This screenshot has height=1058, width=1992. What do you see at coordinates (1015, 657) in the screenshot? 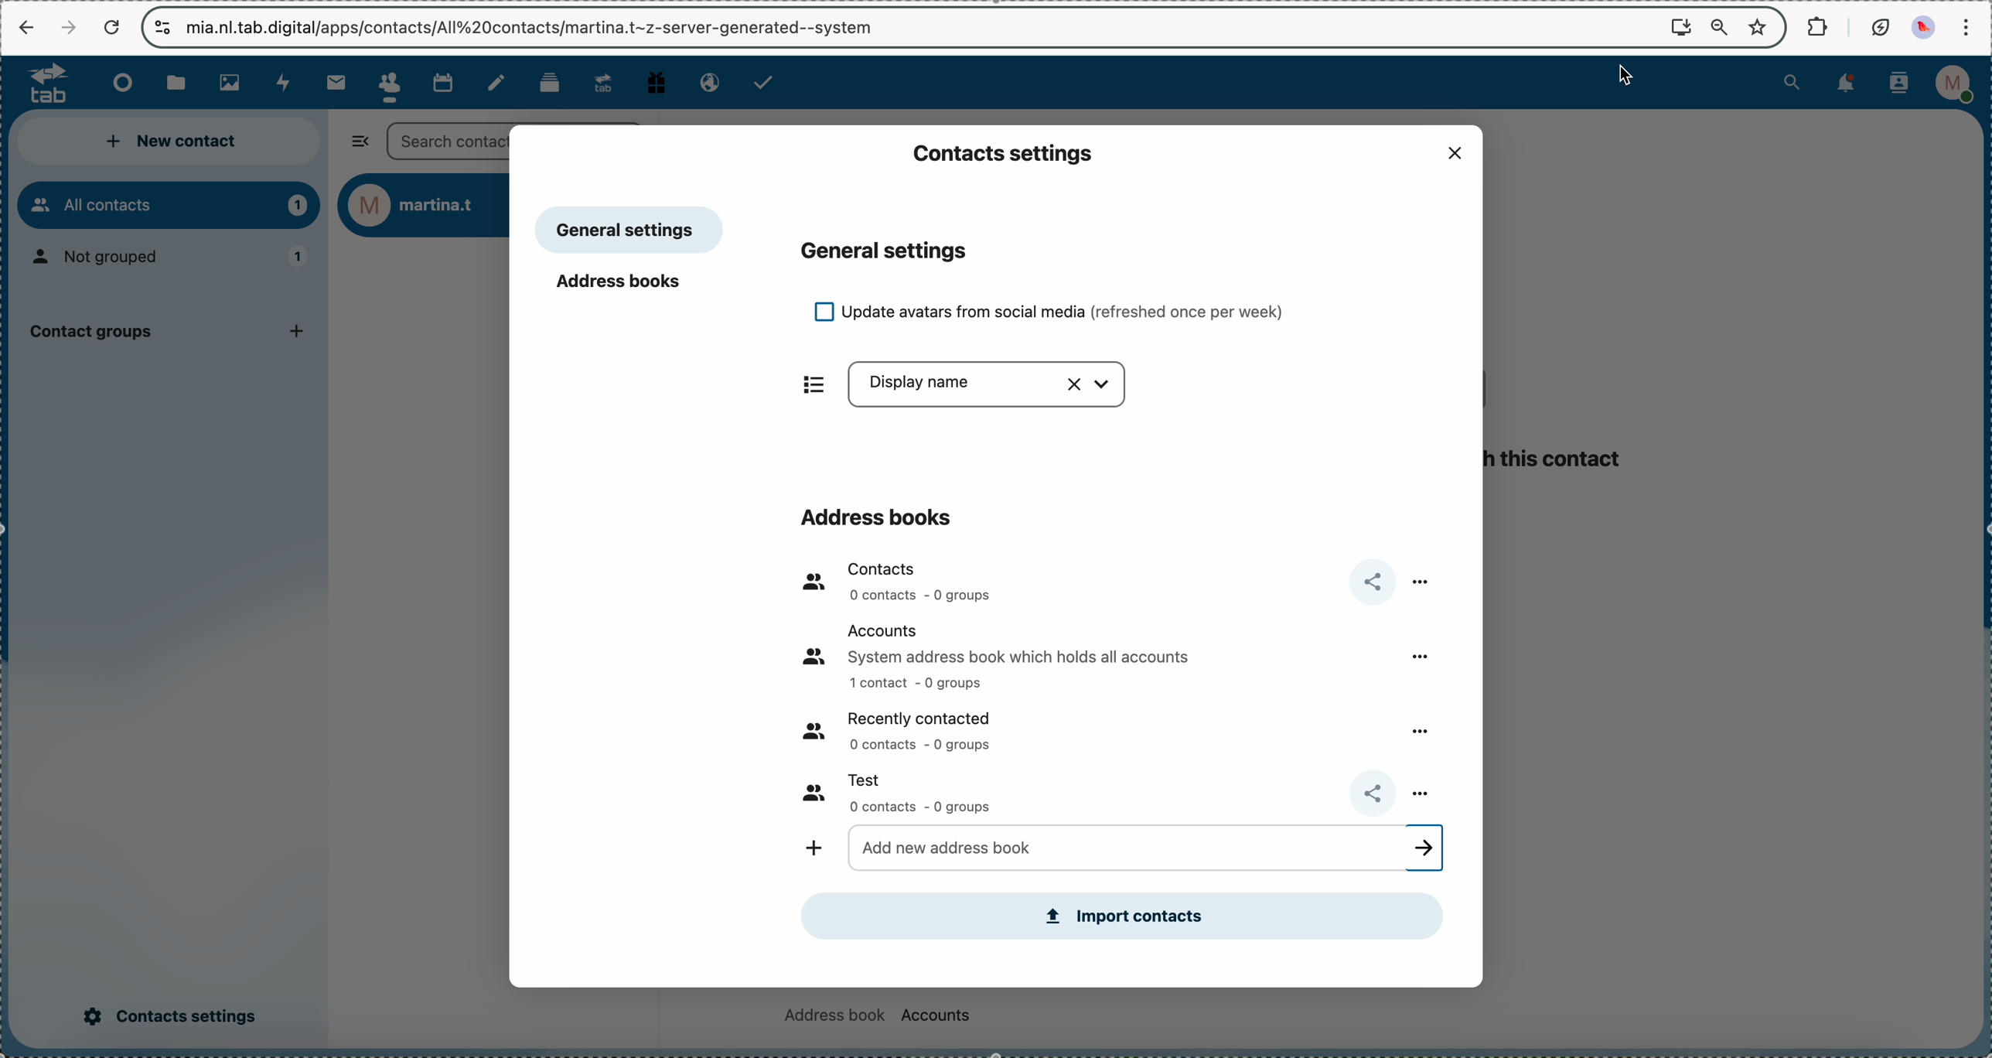
I see `accounts` at bounding box center [1015, 657].